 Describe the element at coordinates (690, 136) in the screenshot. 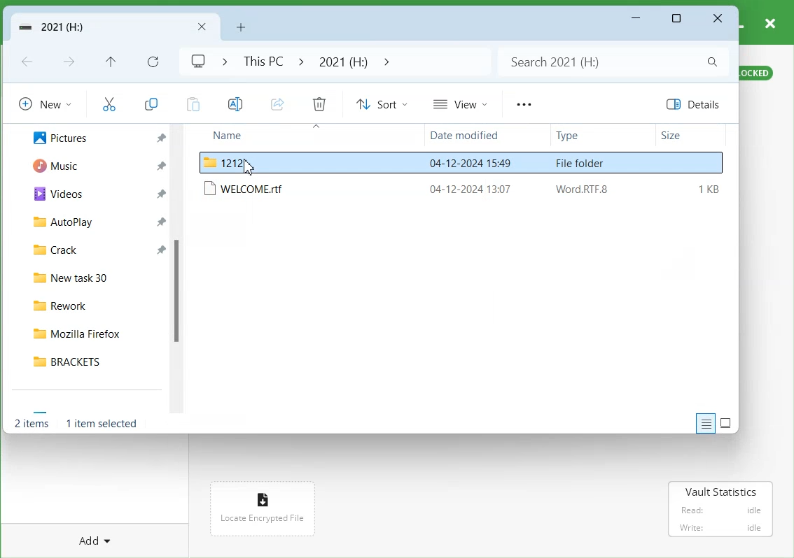

I see `Size` at that location.